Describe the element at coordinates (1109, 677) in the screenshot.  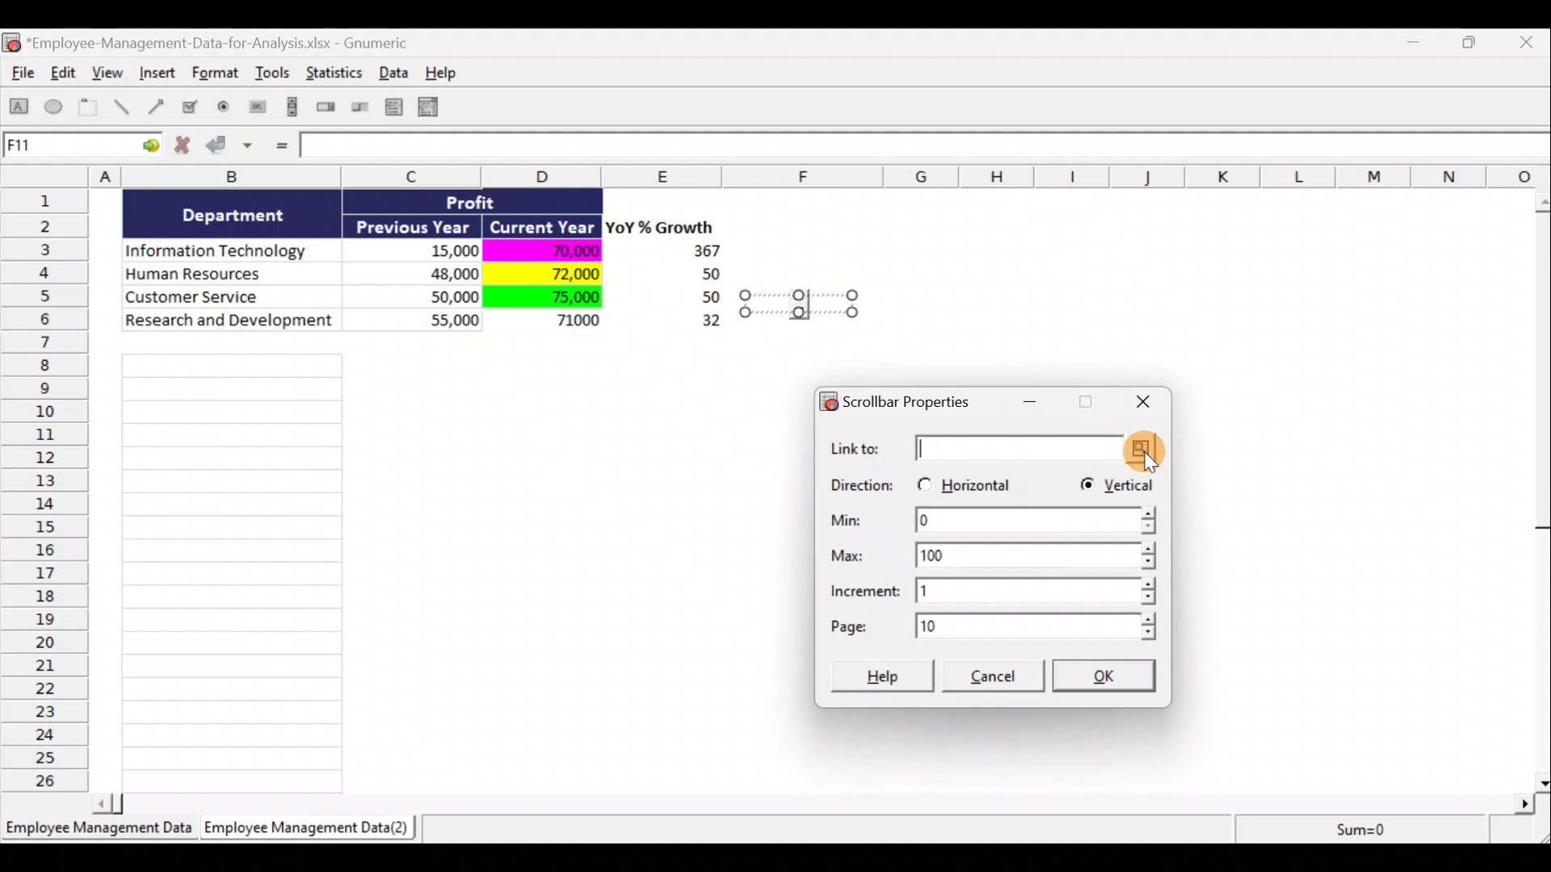
I see `OK` at that location.